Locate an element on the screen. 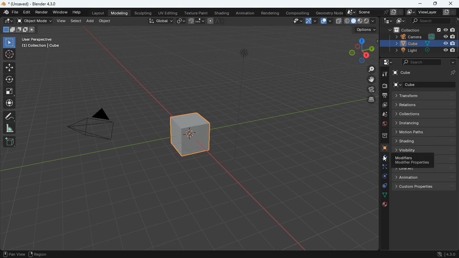 Image resolution: width=459 pixels, height=258 pixels. animation is located at coordinates (245, 14).